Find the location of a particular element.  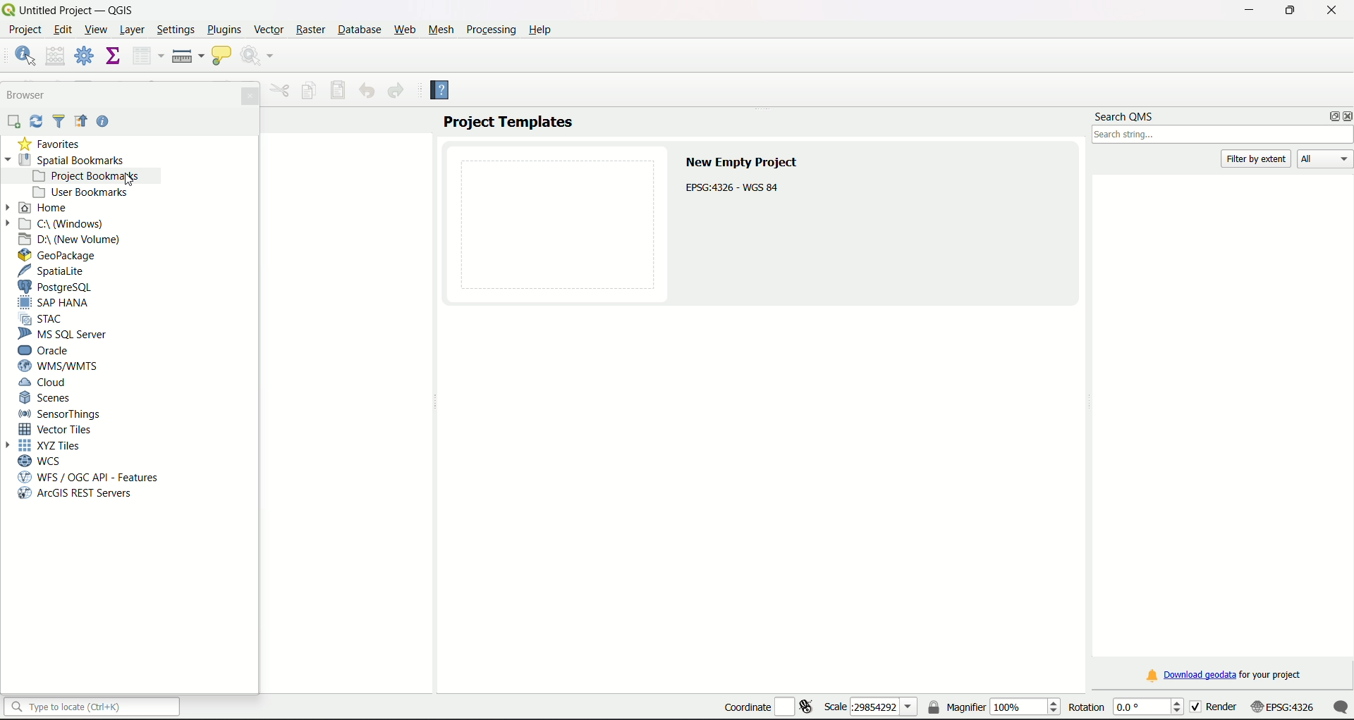

STAC is located at coordinates (44, 318).